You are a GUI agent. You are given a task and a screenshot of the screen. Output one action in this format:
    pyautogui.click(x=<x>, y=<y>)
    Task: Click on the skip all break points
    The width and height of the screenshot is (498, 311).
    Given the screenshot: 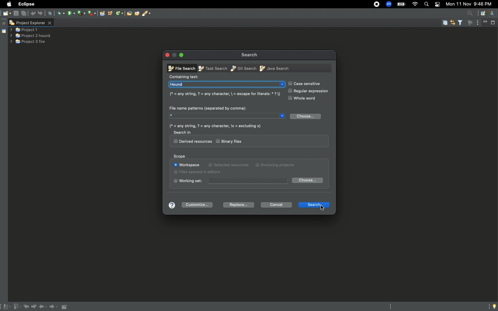 What is the action you would take?
    pyautogui.click(x=51, y=12)
    